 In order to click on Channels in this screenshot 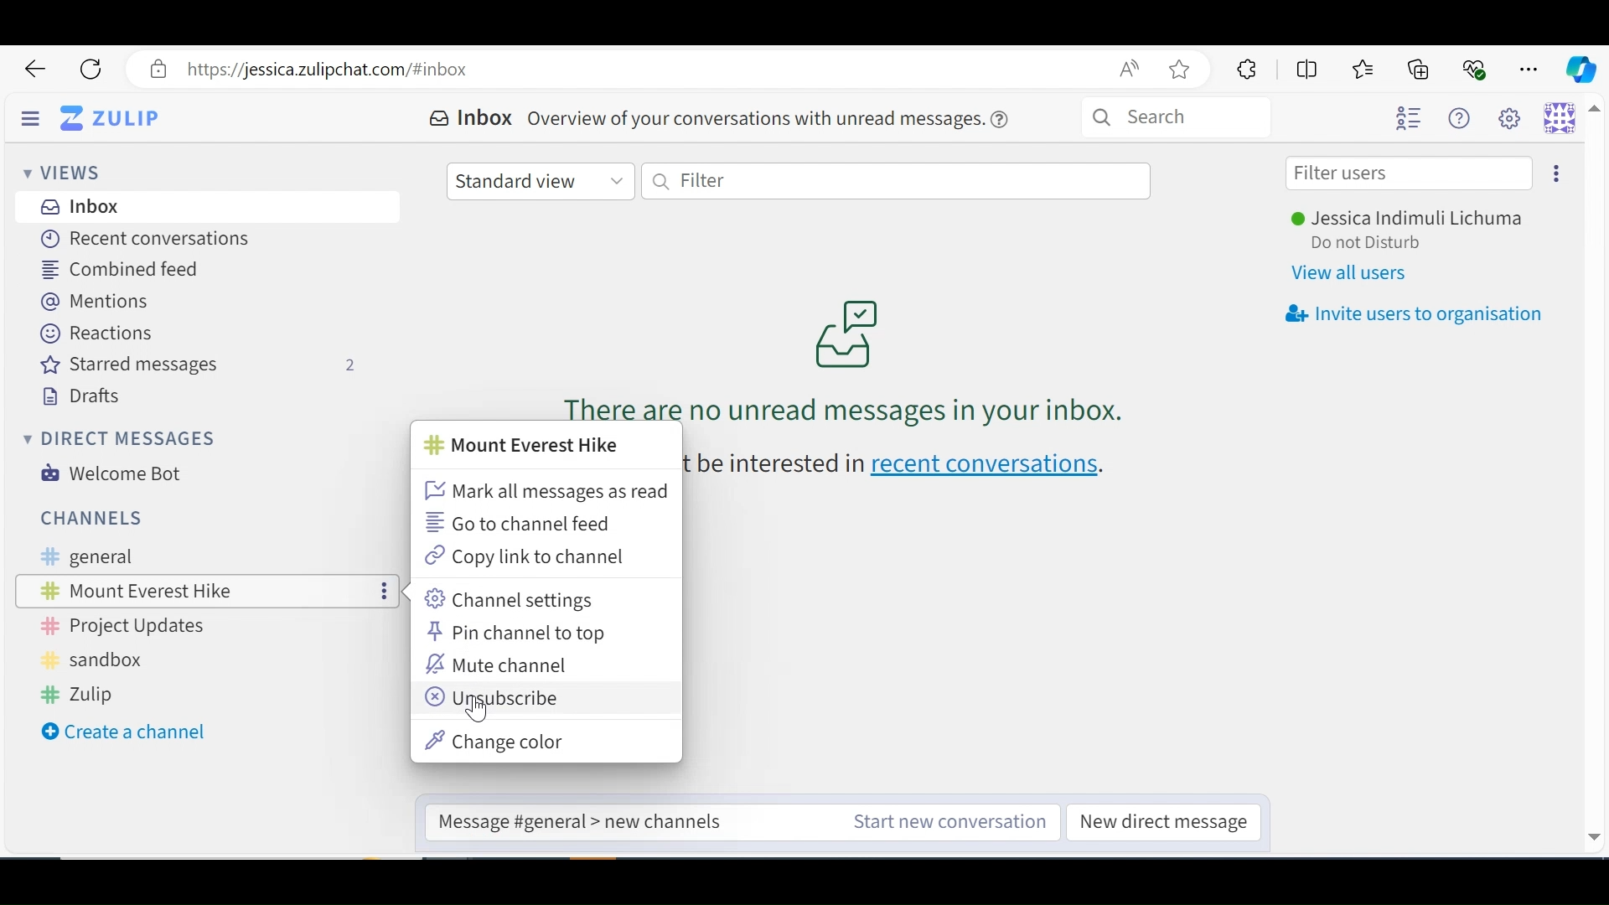, I will do `click(98, 518)`.